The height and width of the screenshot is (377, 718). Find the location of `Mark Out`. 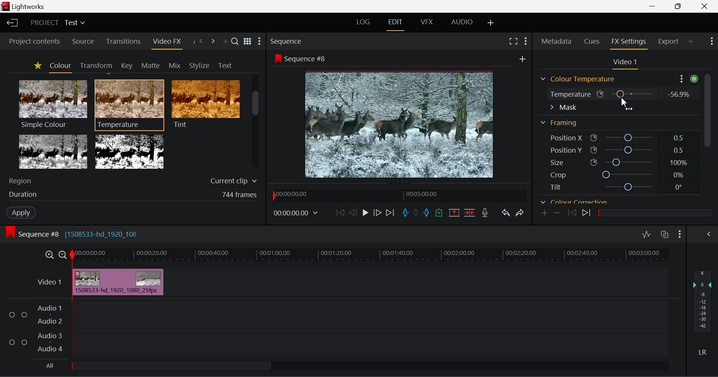

Mark Out is located at coordinates (426, 214).